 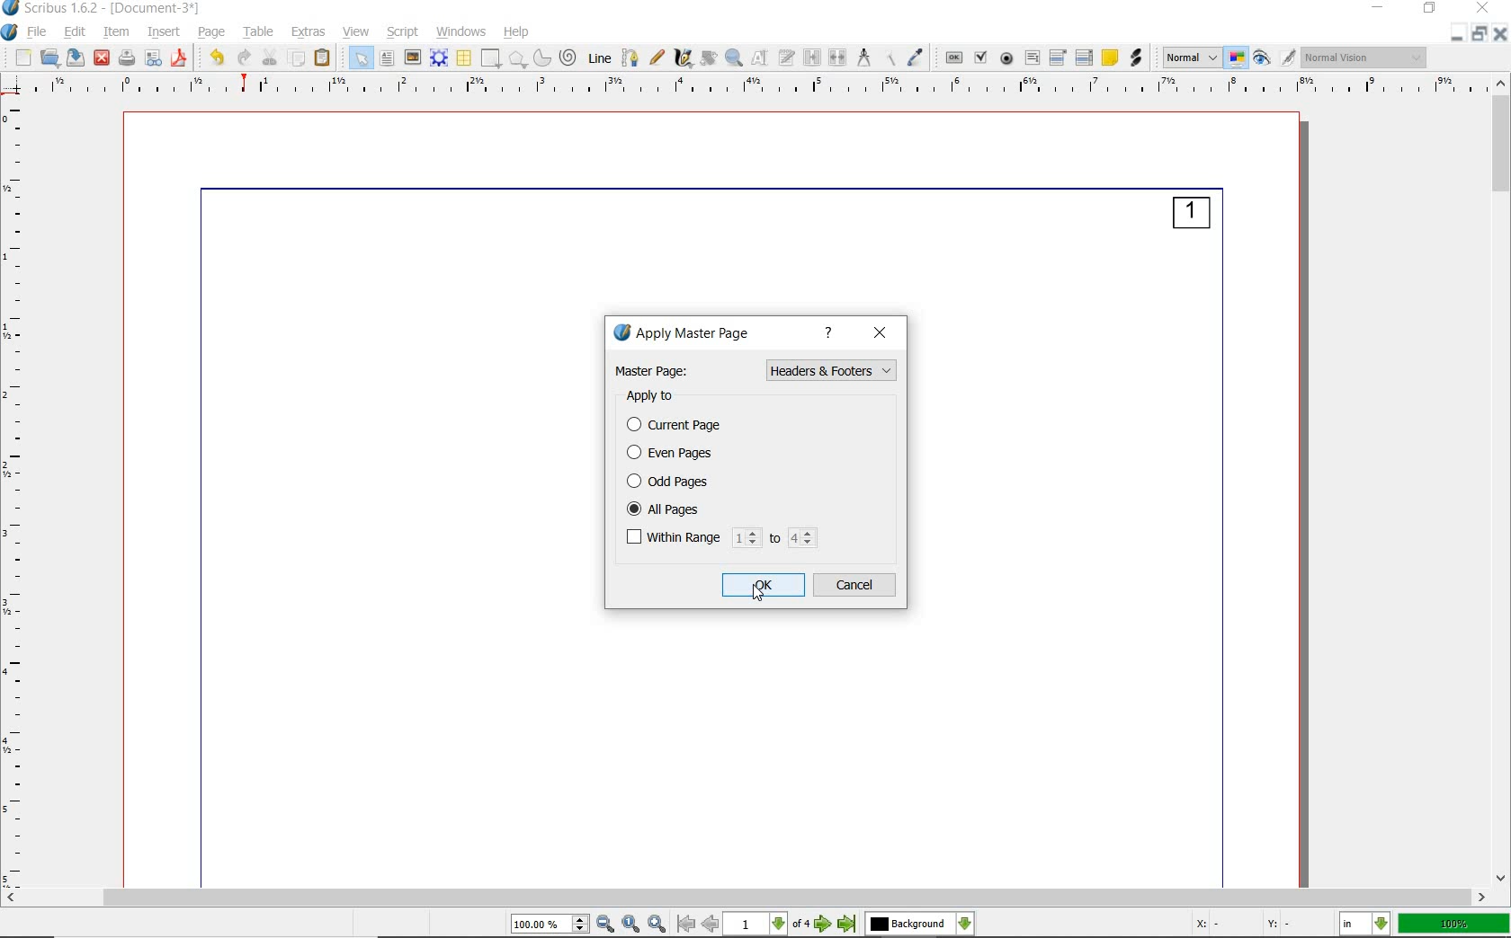 I want to click on save as pdf, so click(x=179, y=59).